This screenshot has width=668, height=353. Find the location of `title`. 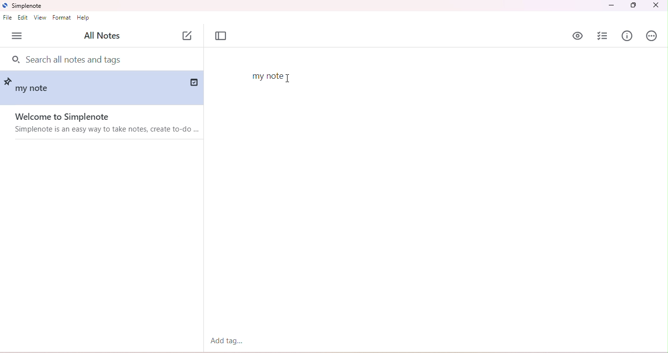

title is located at coordinates (24, 6).